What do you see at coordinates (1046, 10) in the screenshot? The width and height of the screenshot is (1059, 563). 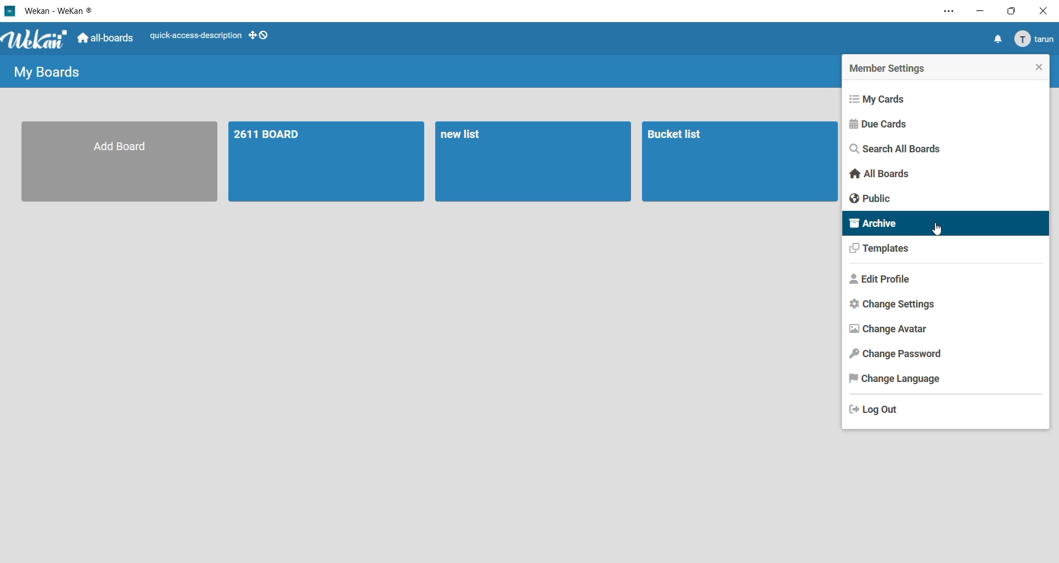 I see `close` at bounding box center [1046, 10].